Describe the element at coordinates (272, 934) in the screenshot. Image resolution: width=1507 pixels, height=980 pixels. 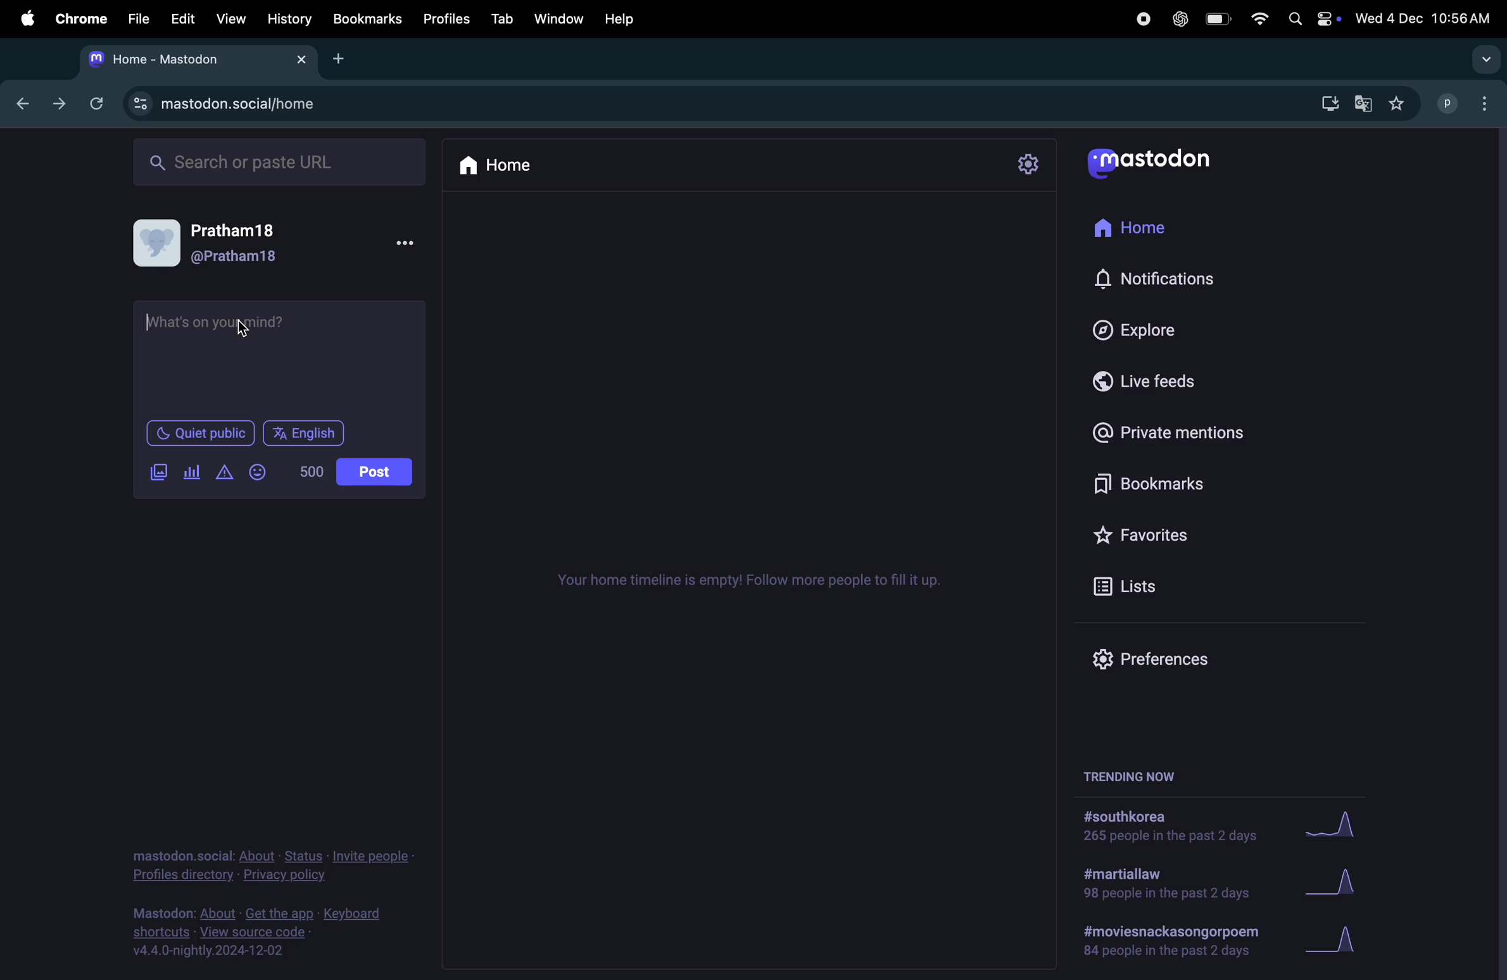
I see `view source code` at that location.